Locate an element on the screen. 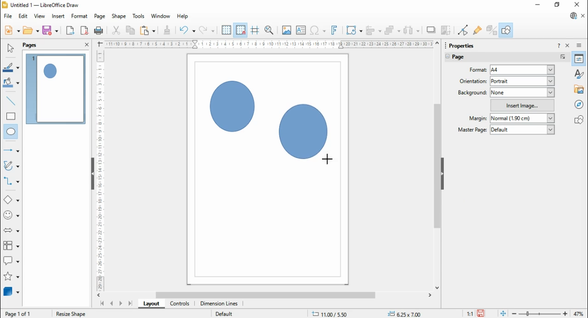 This screenshot has height=318, width=588. arrange is located at coordinates (393, 30).